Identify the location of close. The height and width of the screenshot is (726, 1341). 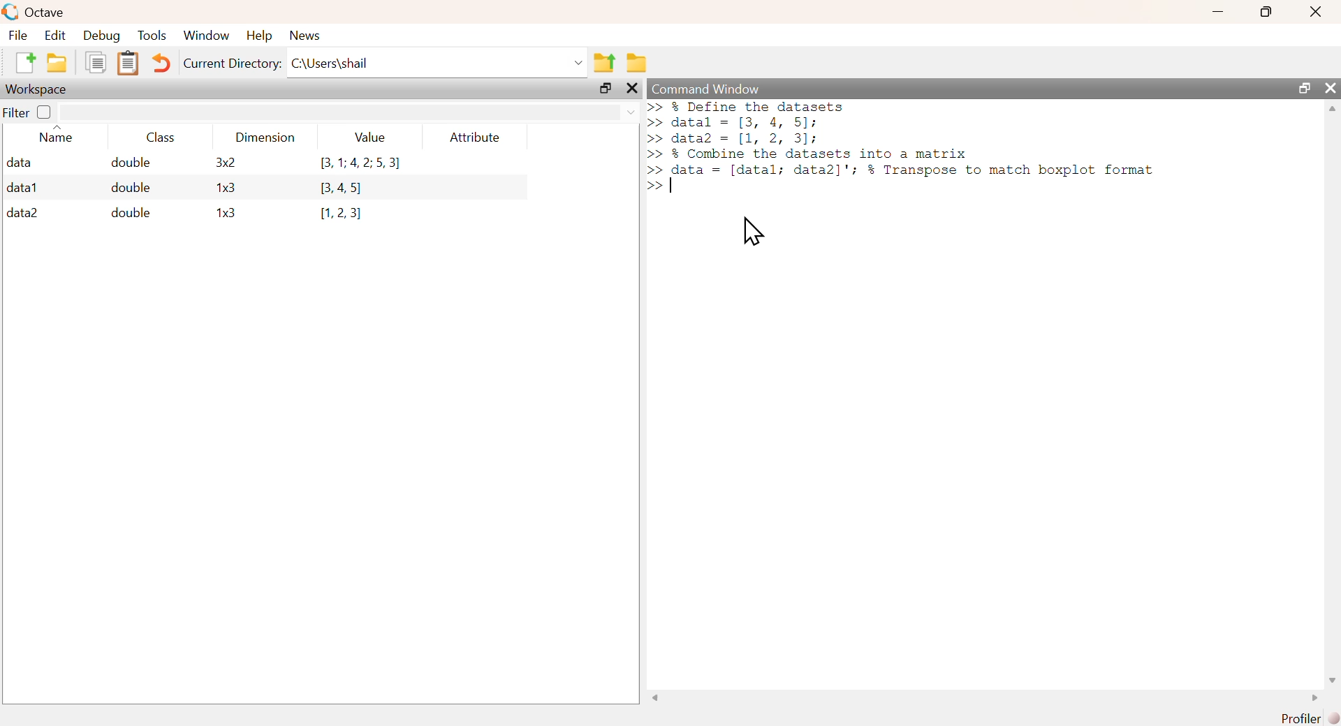
(631, 88).